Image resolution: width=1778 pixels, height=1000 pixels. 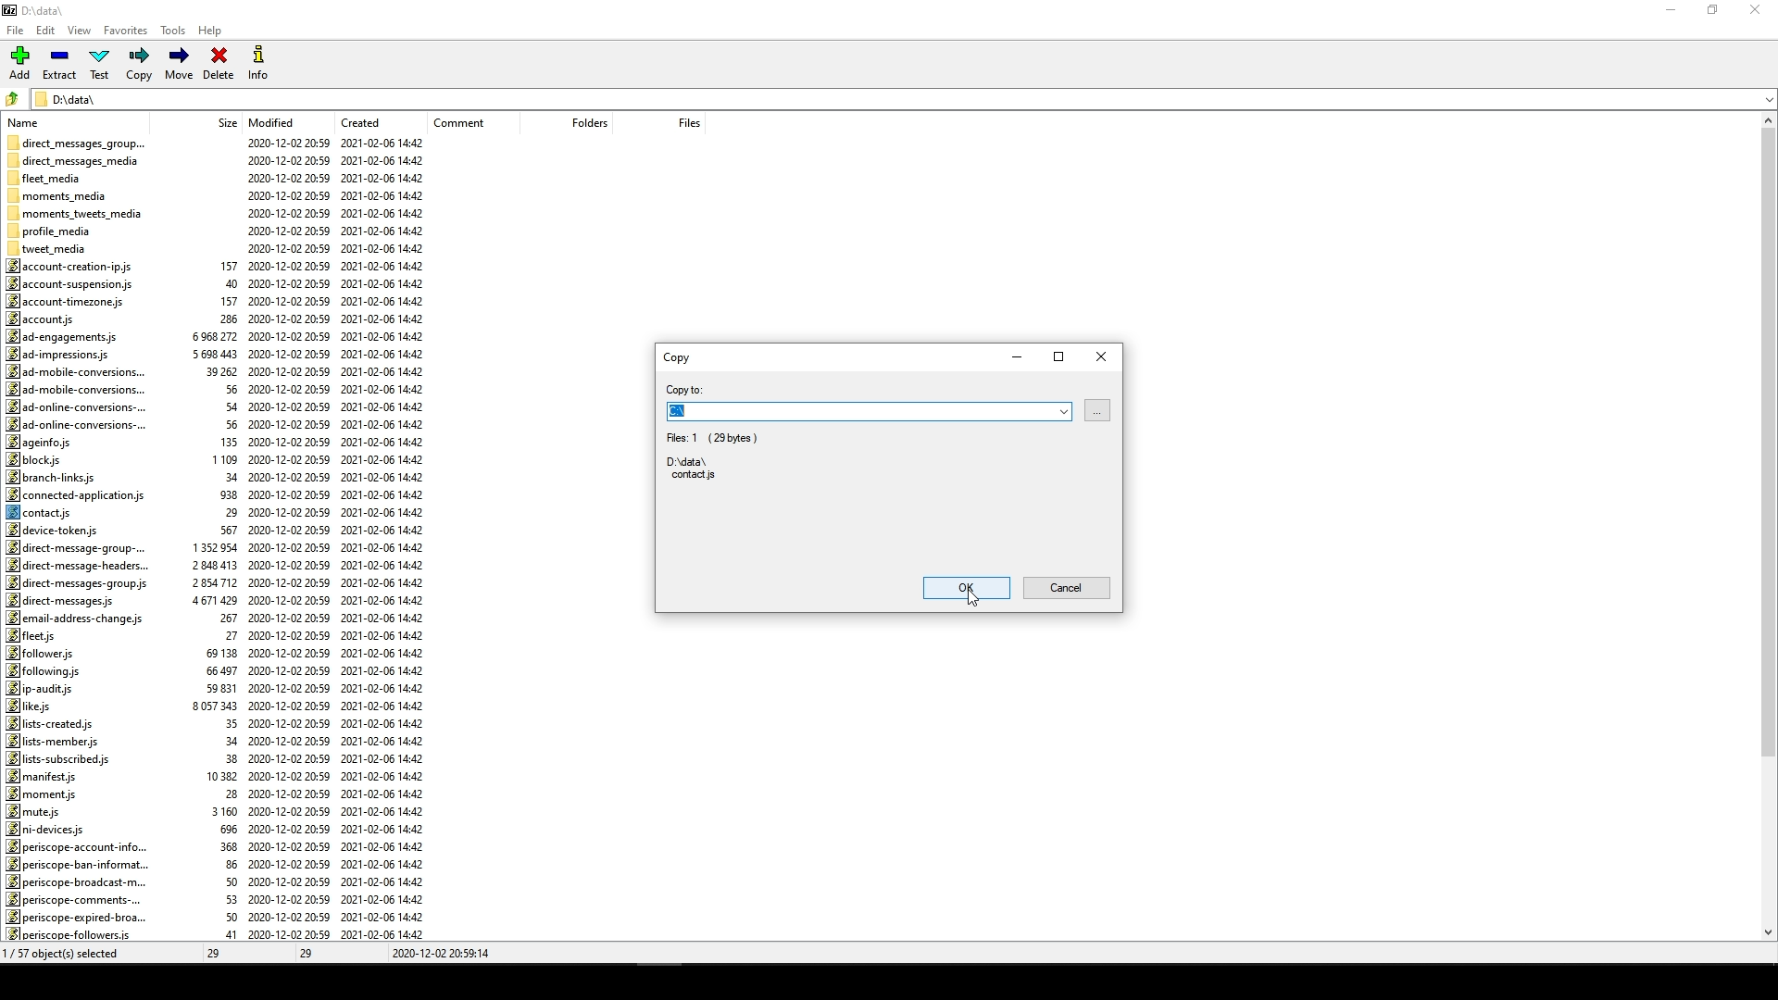 What do you see at coordinates (44, 670) in the screenshot?
I see `fol` at bounding box center [44, 670].